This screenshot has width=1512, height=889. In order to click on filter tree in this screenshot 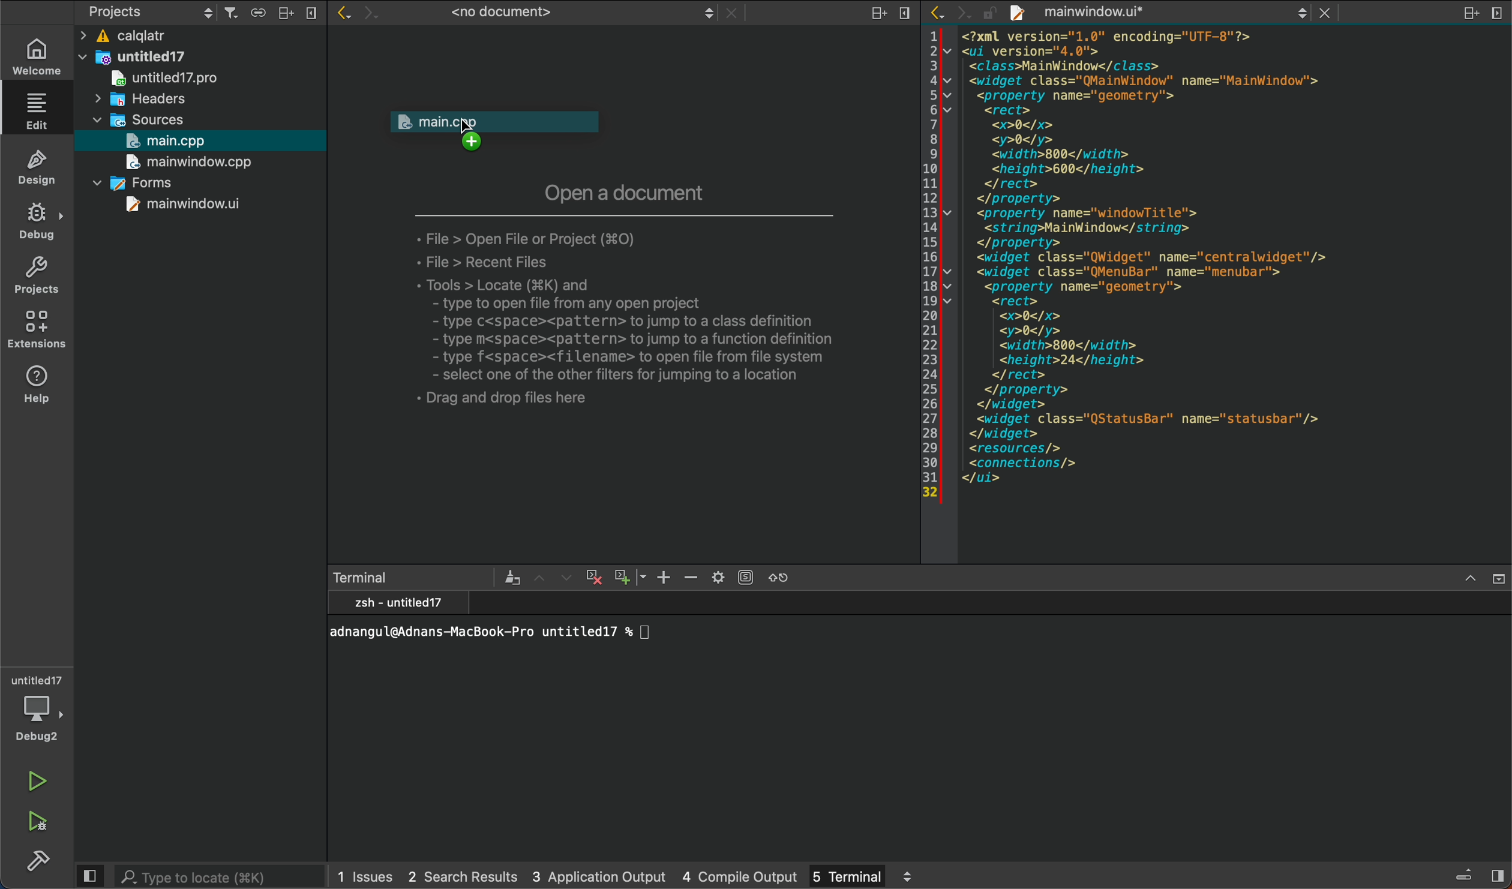, I will do `click(232, 14)`.